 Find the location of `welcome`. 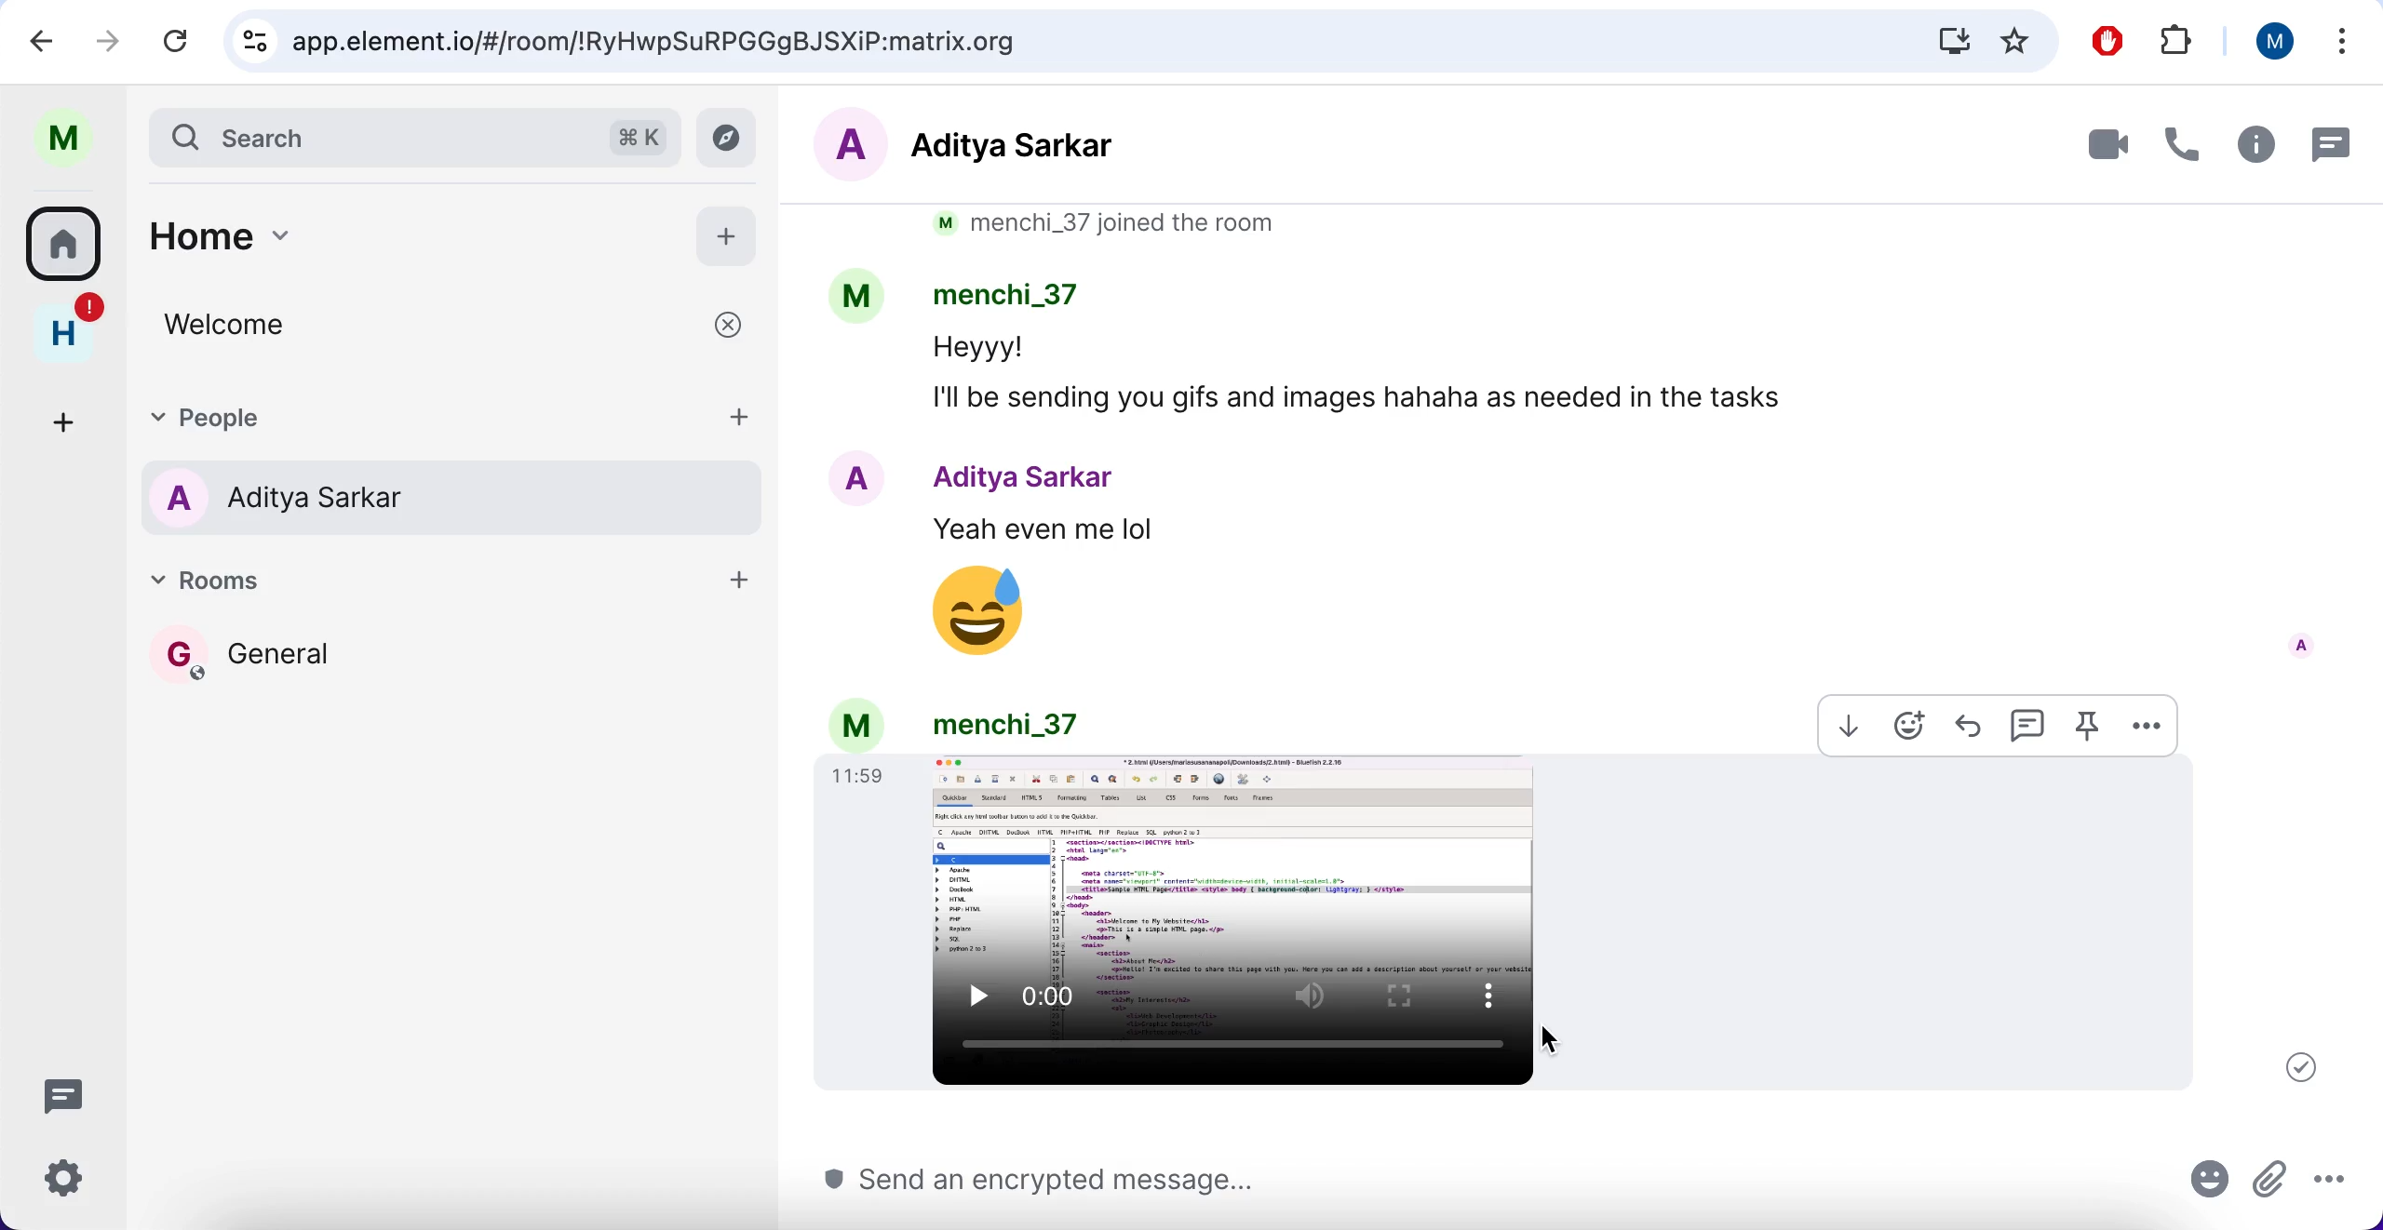

welcome is located at coordinates (333, 323).